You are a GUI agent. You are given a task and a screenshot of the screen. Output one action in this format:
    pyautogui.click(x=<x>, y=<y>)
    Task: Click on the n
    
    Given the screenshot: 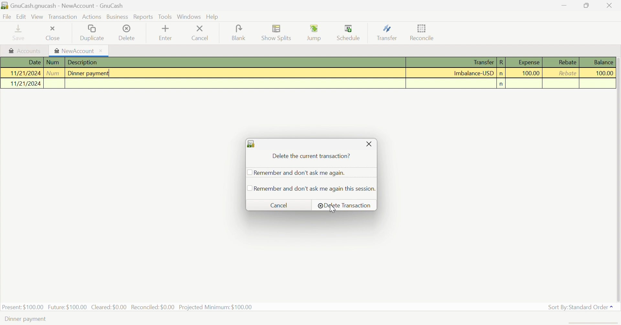 What is the action you would take?
    pyautogui.click(x=502, y=85)
    